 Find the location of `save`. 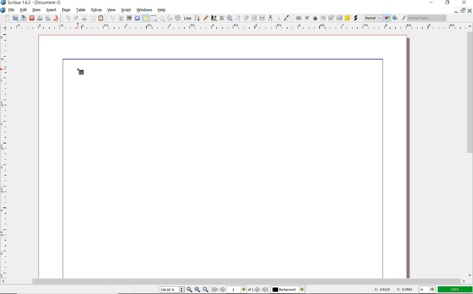

save is located at coordinates (23, 19).